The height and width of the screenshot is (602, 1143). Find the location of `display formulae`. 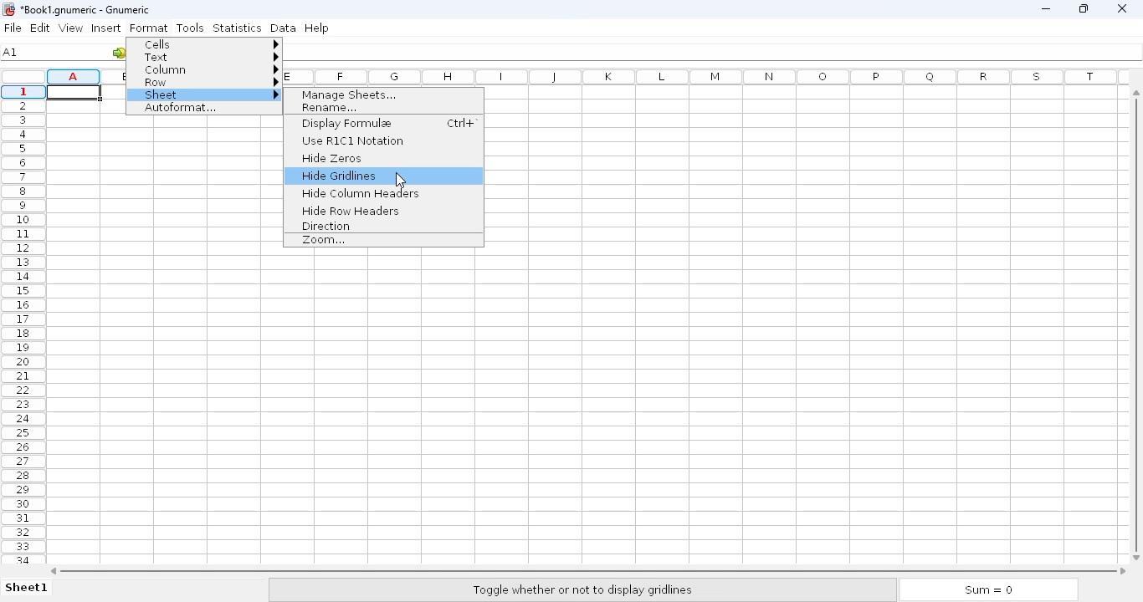

display formulae is located at coordinates (346, 123).